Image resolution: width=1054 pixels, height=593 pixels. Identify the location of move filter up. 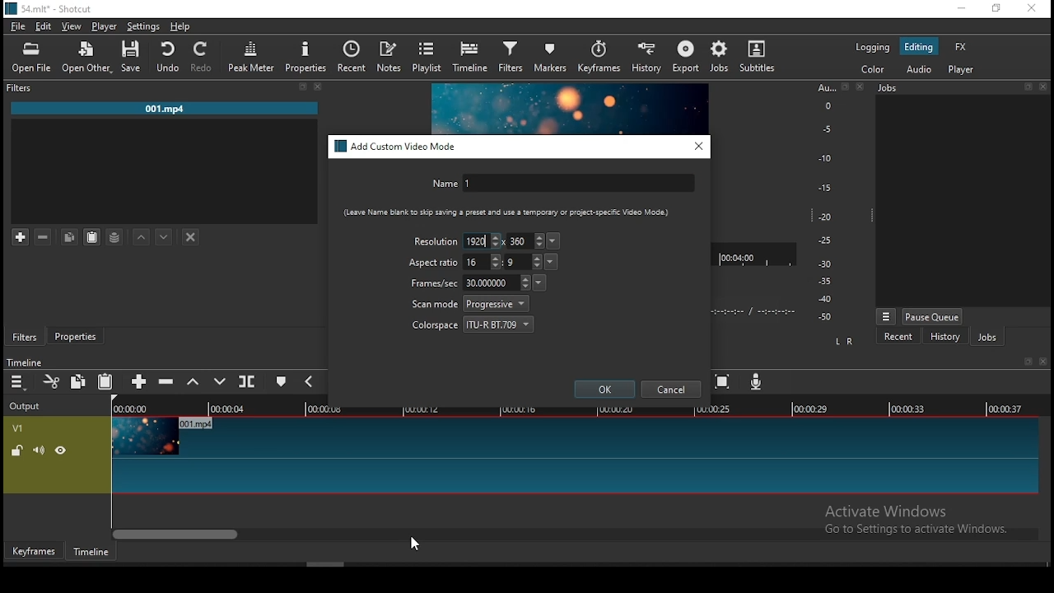
(142, 236).